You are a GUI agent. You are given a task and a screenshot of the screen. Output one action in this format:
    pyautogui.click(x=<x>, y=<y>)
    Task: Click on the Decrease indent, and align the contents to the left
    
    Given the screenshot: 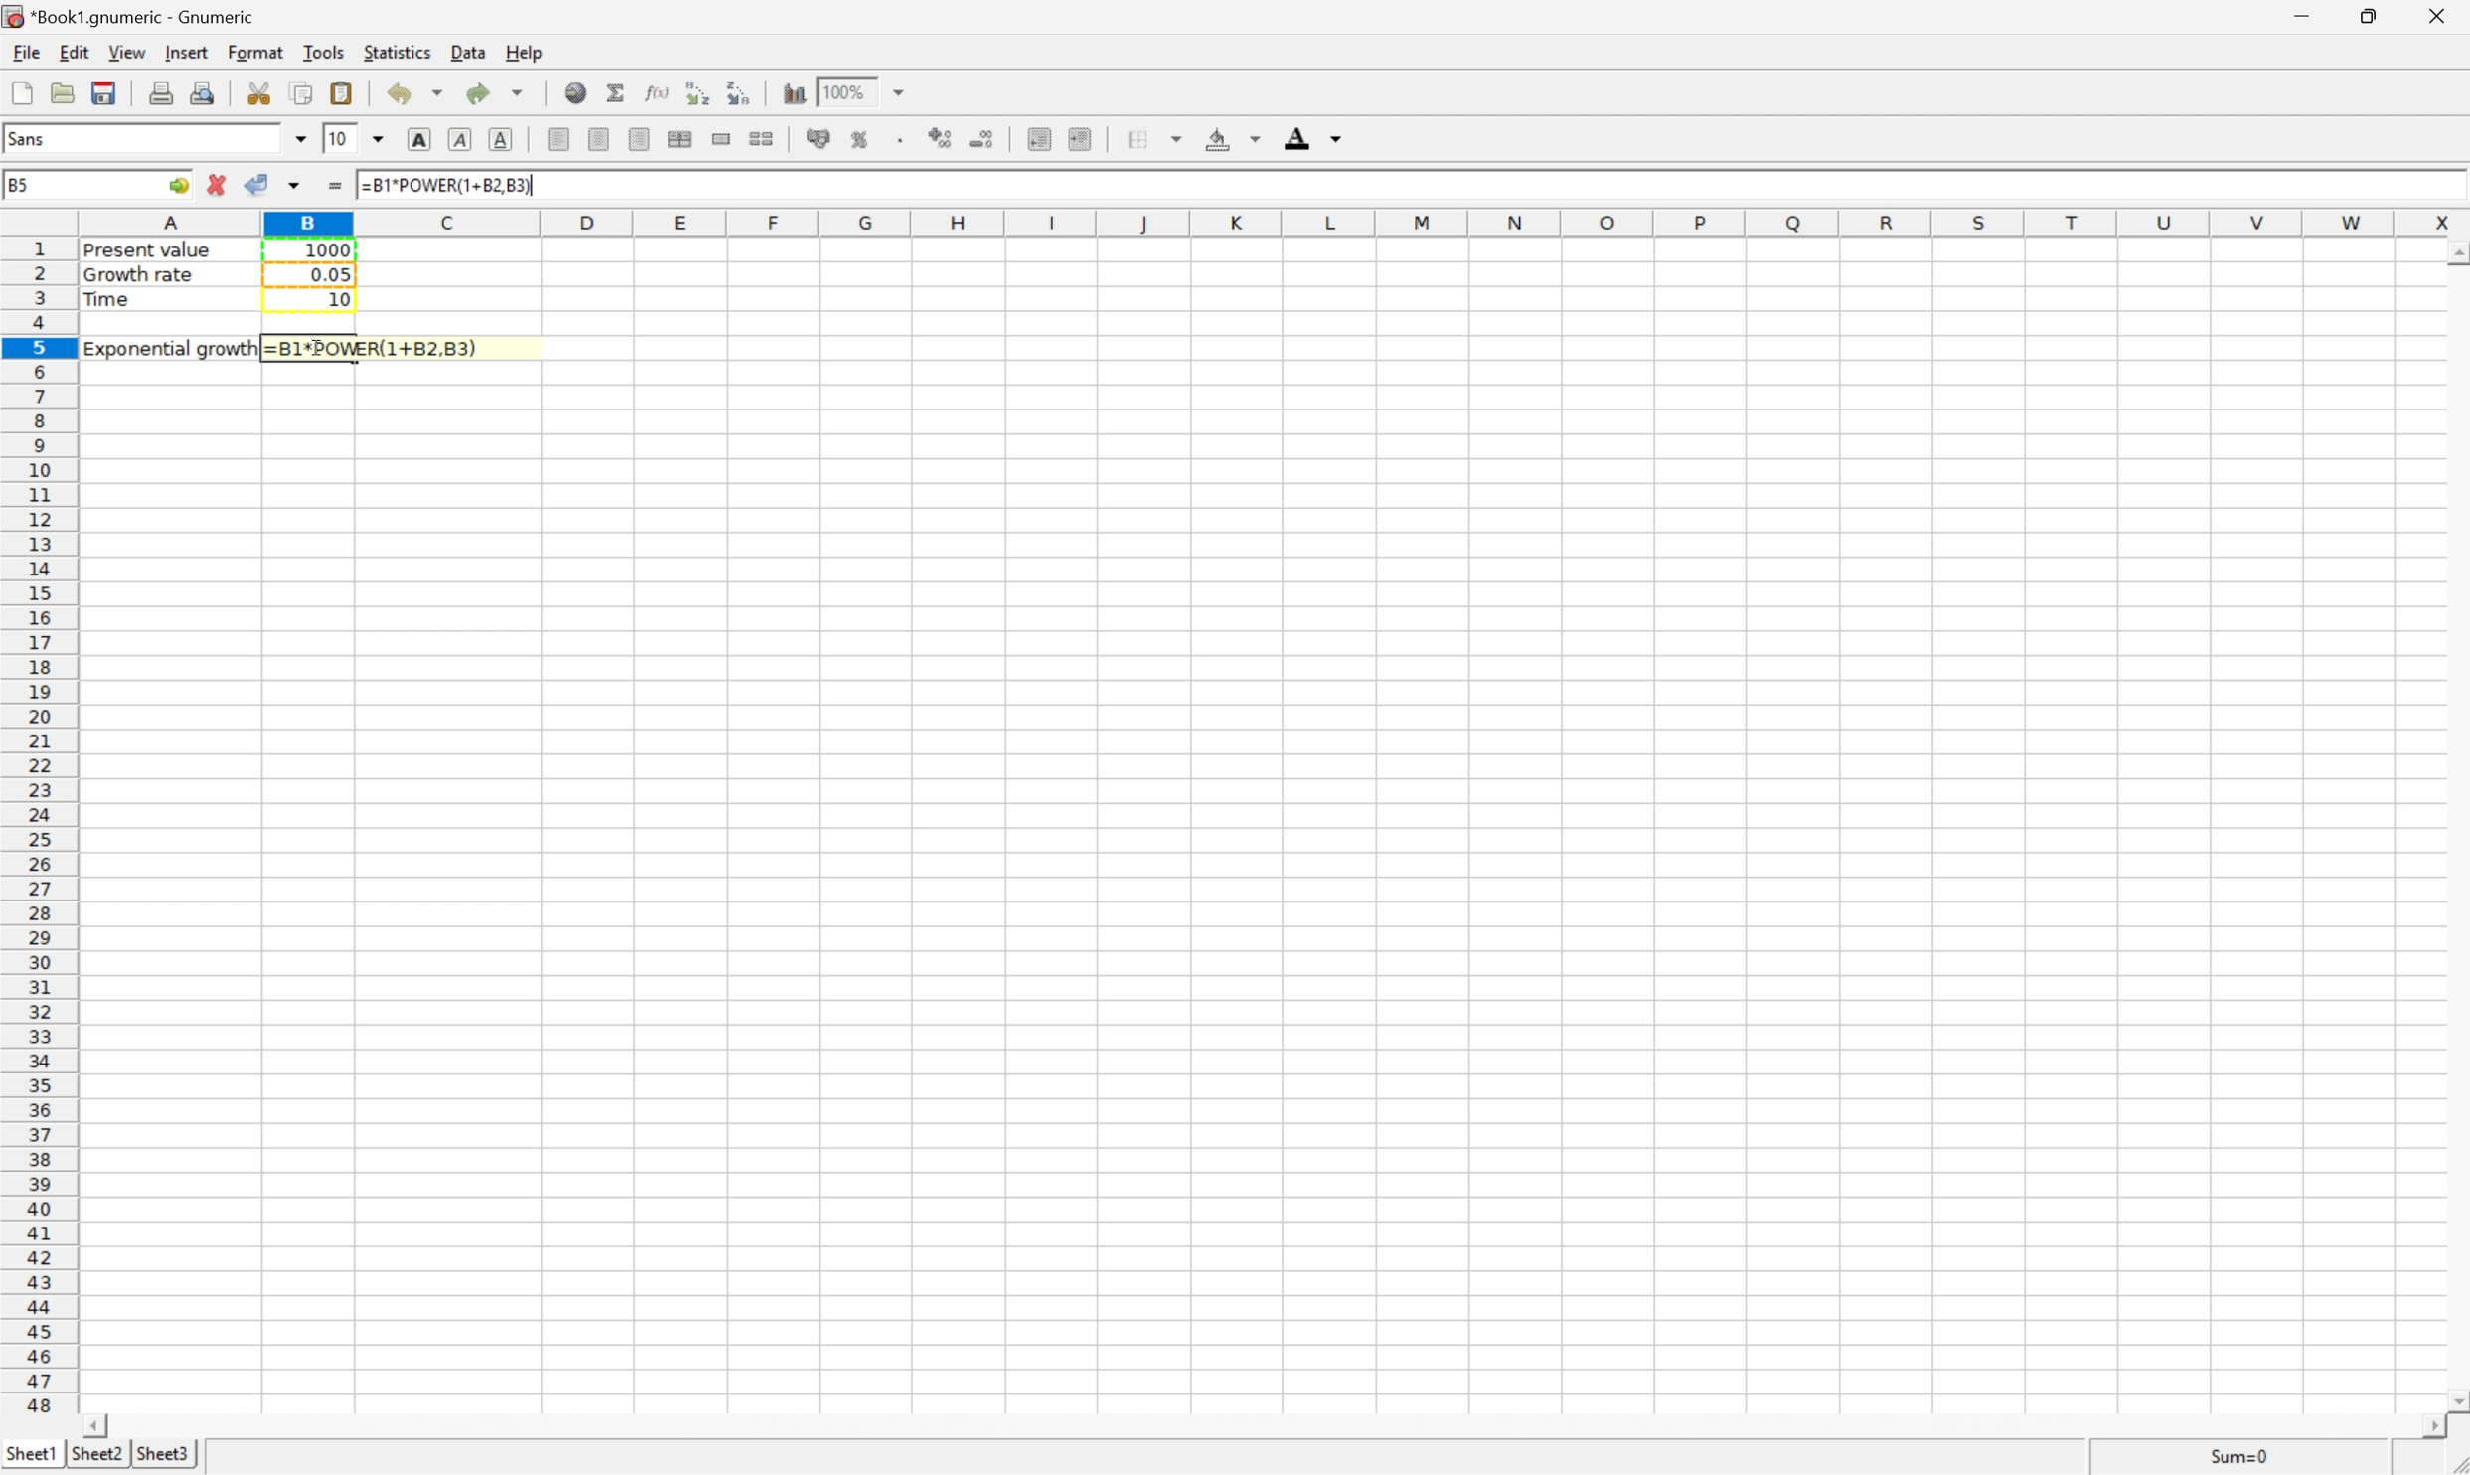 What is the action you would take?
    pyautogui.click(x=1039, y=137)
    